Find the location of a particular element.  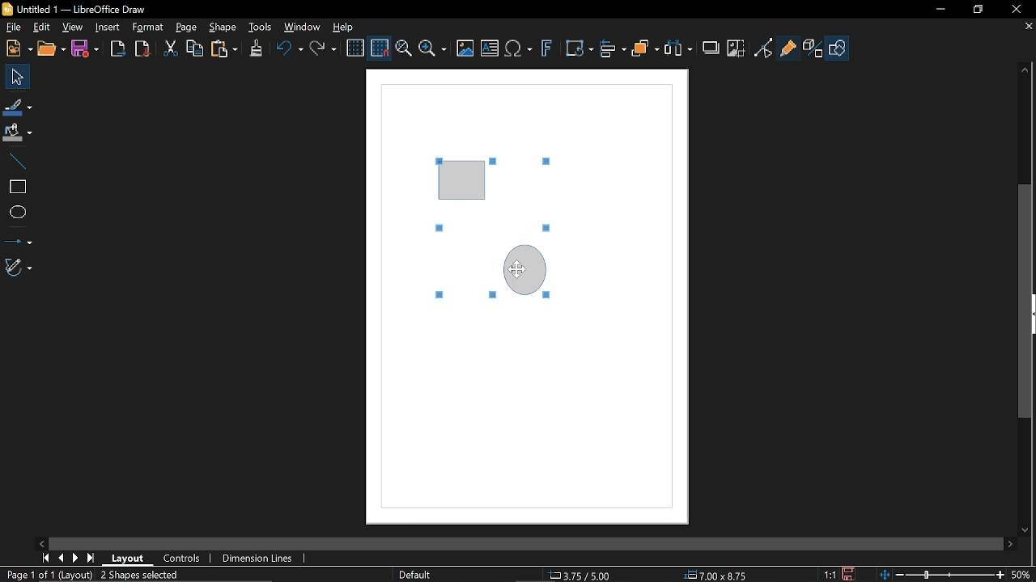

Vertical scrollbar is located at coordinates (1025, 302).